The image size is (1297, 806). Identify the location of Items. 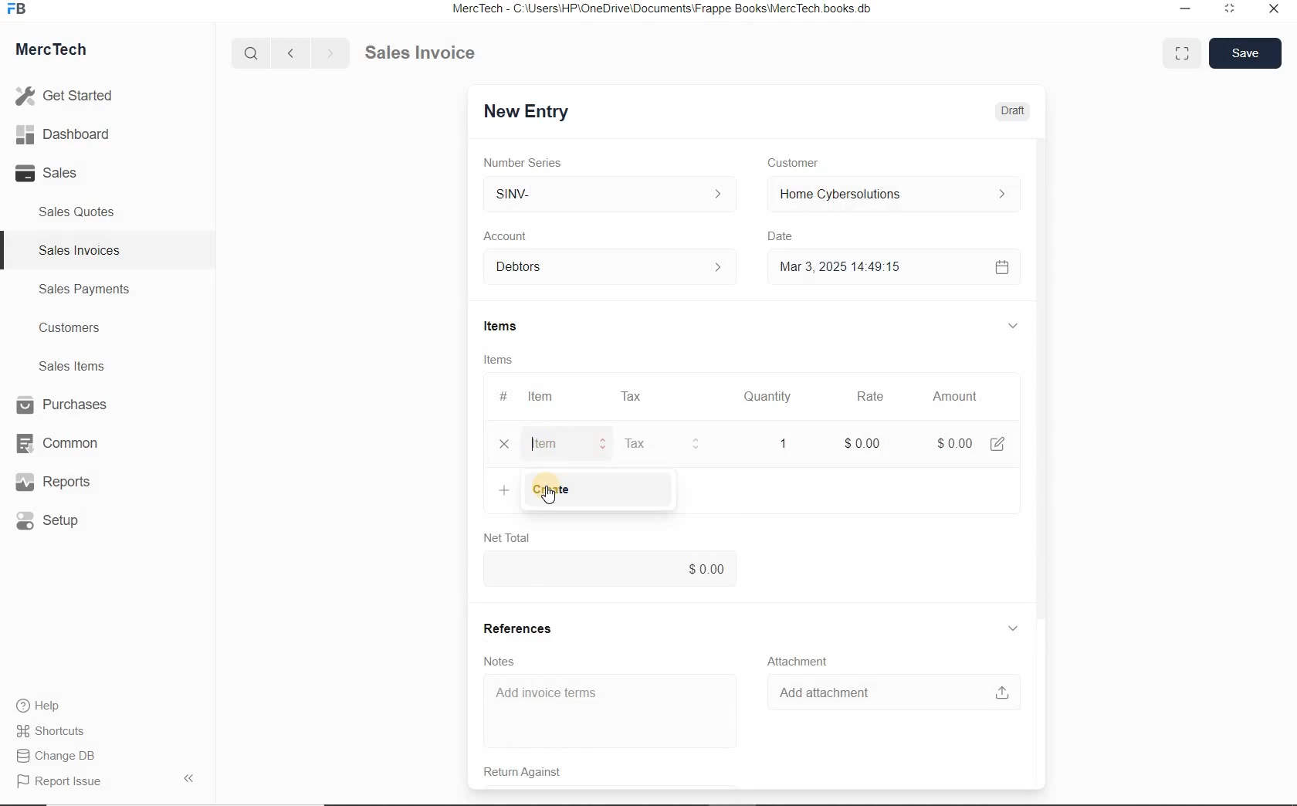
(509, 327).